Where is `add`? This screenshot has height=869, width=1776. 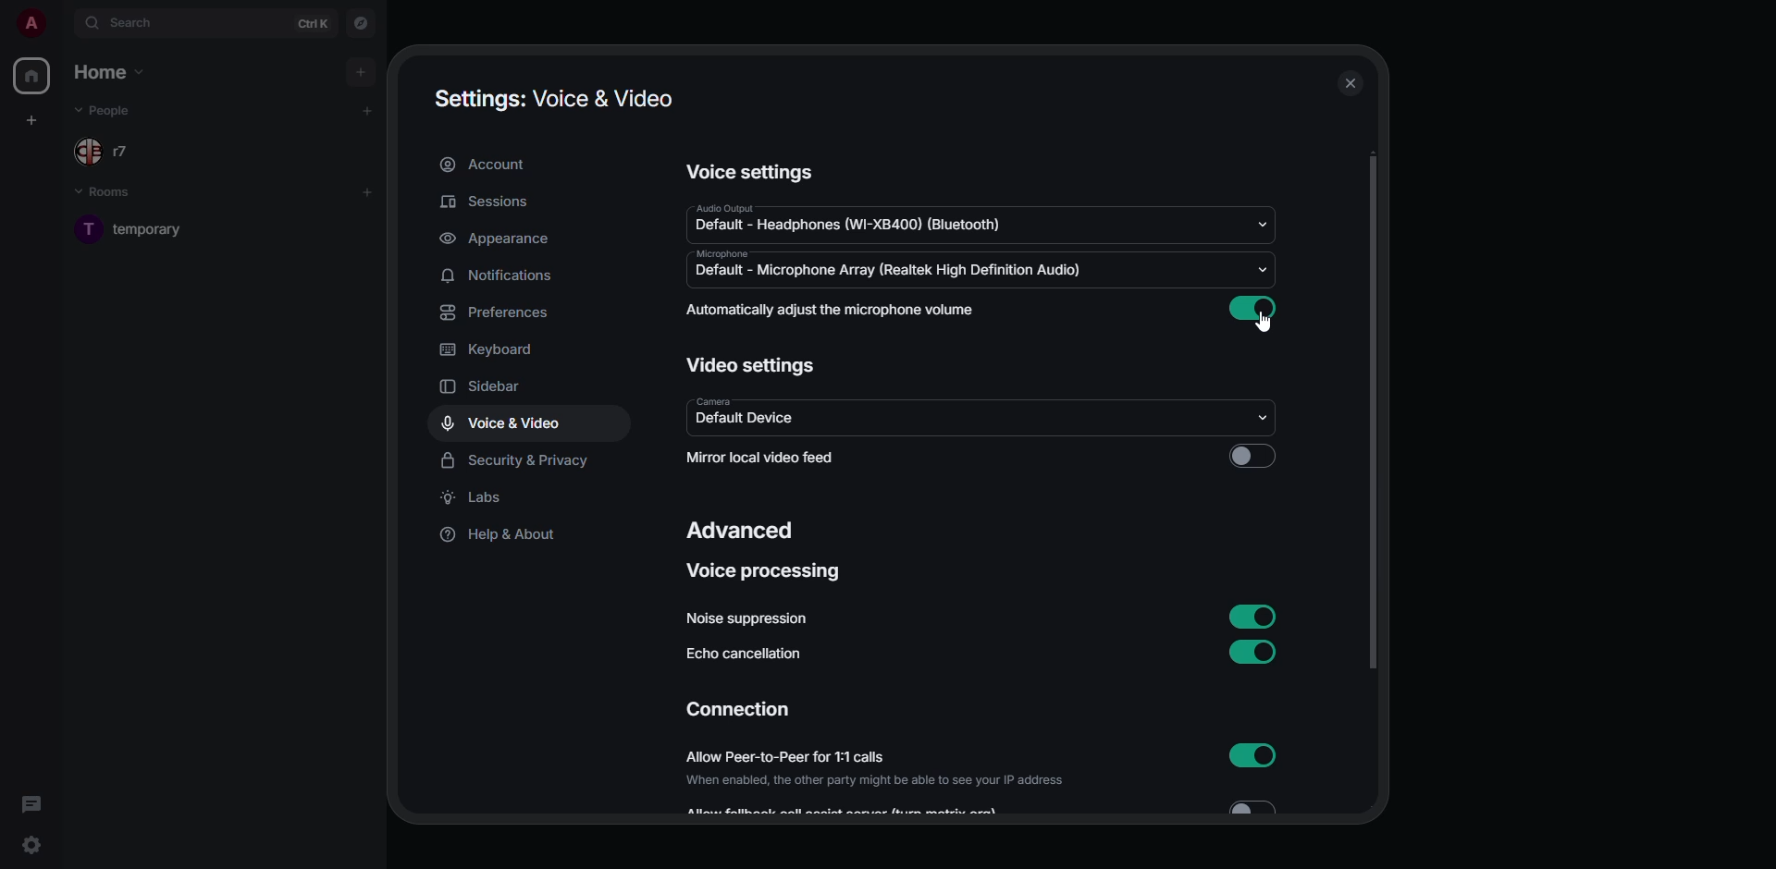 add is located at coordinates (361, 69).